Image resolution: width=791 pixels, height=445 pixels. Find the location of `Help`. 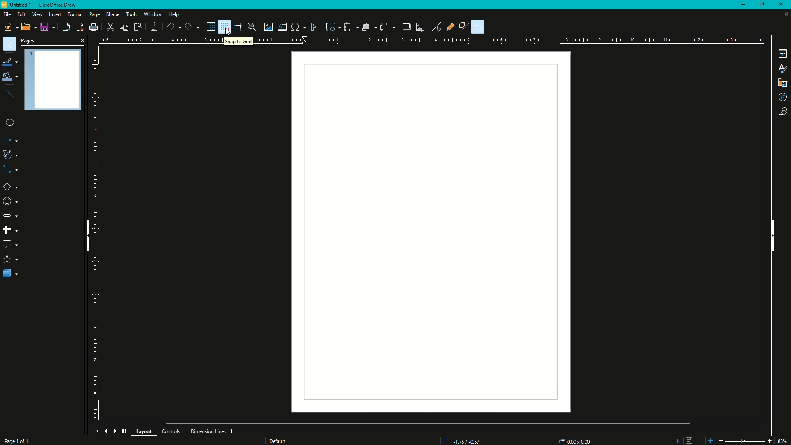

Help is located at coordinates (174, 14).